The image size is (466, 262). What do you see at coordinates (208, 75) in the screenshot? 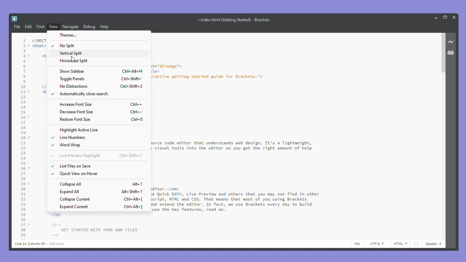
I see `<head><meta charset="utf-8"><meta http-equiv="X-UA-Compatible" content="IE=edge"><title>GETTING STARTED WITH BRACKETS</title><meta name="description” content="An interactive getting started guide for Brackets."><link rel="stylesheet" href="nain.css"></head><body>` at bounding box center [208, 75].